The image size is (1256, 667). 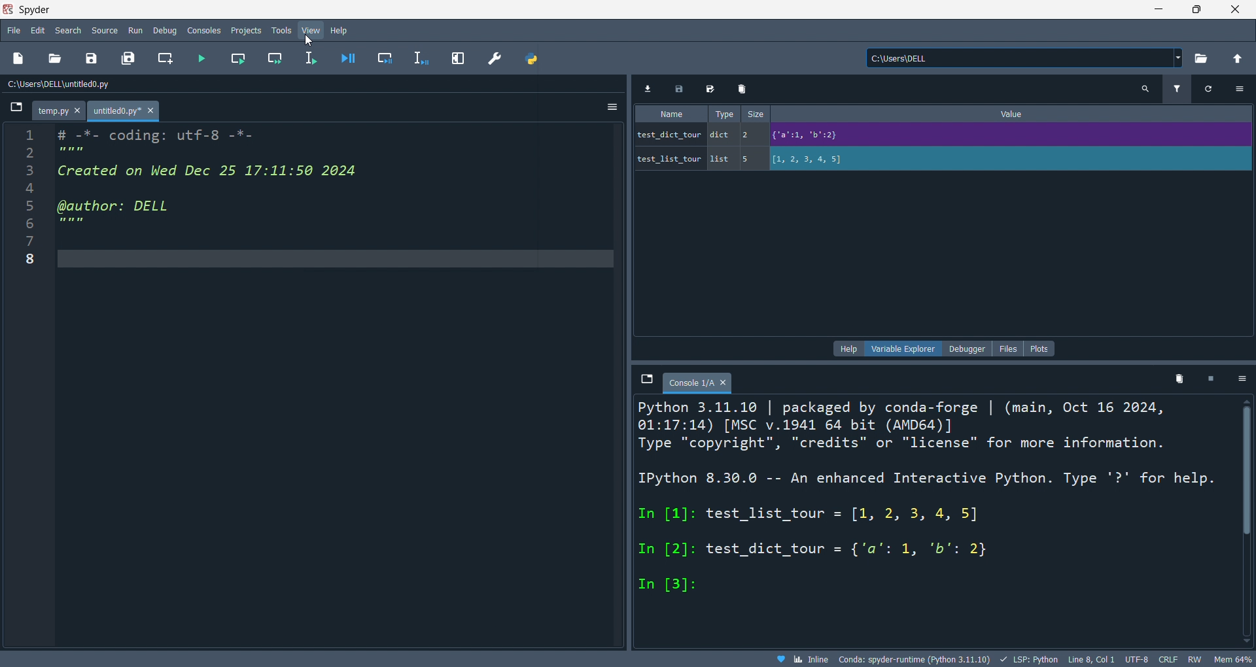 I want to click on temp.py, so click(x=61, y=112).